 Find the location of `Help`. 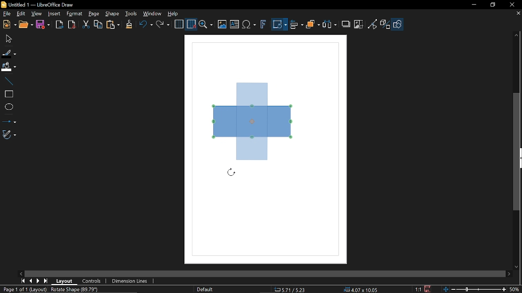

Help is located at coordinates (173, 14).